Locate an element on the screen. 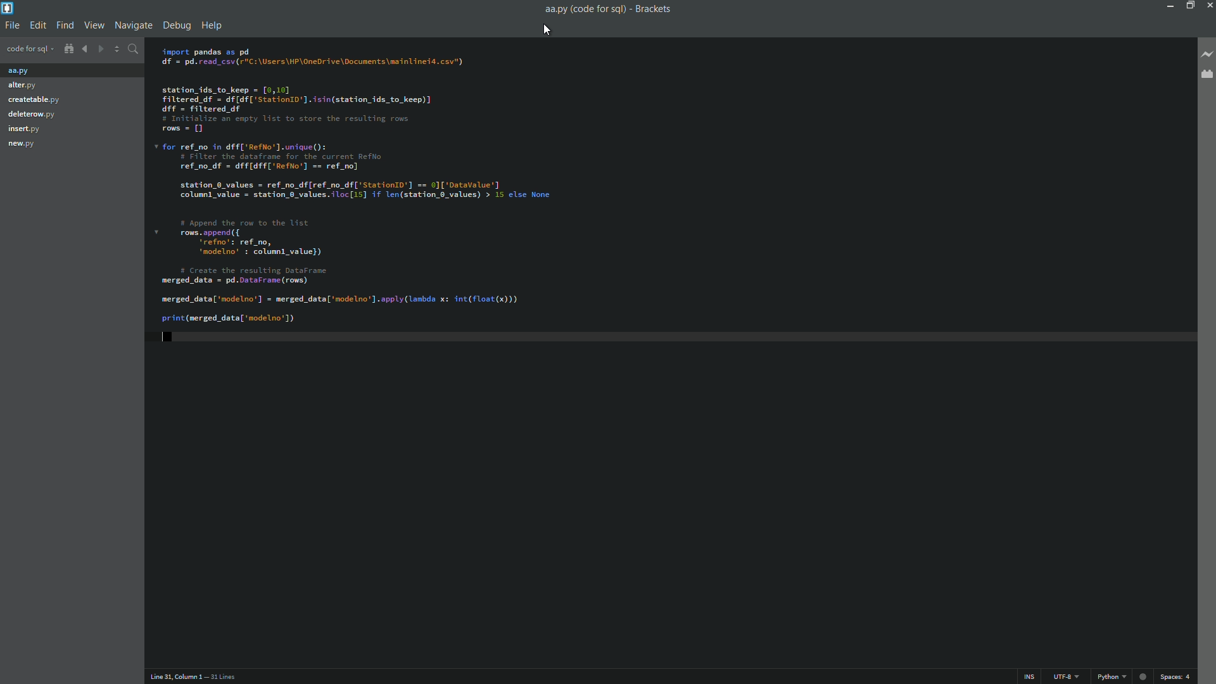 The image size is (1216, 684). Project file 5 is located at coordinates (35, 129).